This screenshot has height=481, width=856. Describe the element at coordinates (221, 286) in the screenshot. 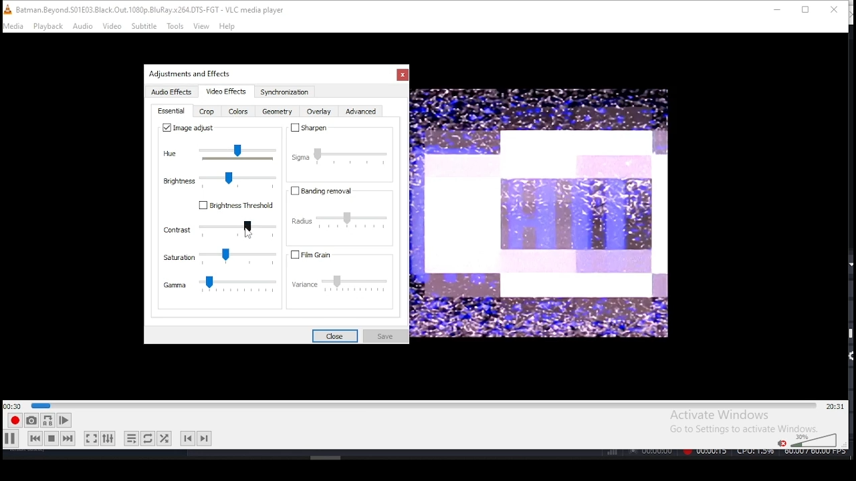

I see `gamma` at that location.